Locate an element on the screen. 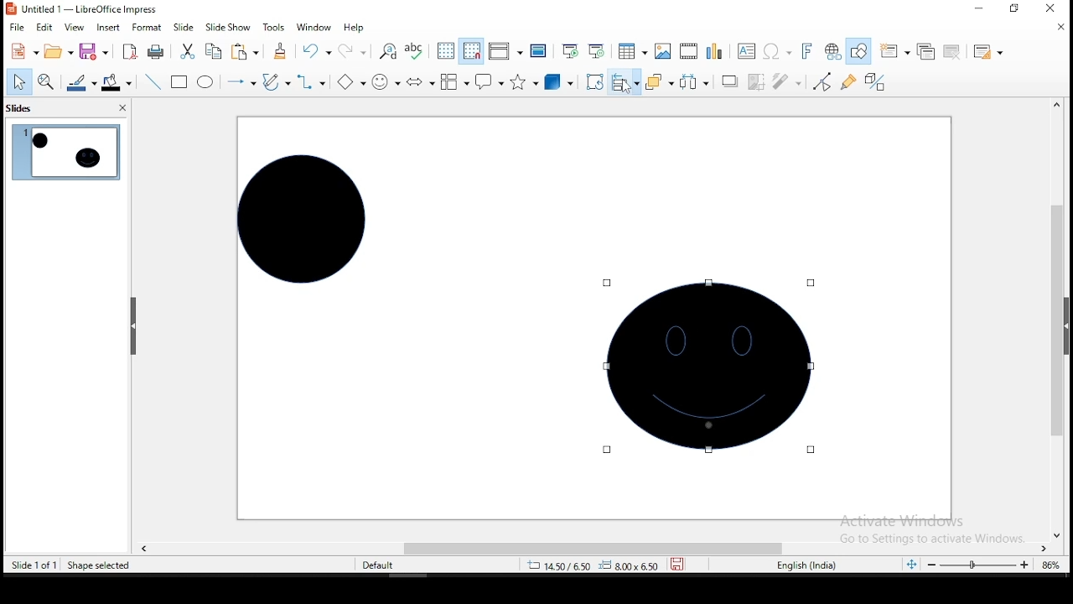 This screenshot has width=1073, height=604. tables is located at coordinates (632, 54).